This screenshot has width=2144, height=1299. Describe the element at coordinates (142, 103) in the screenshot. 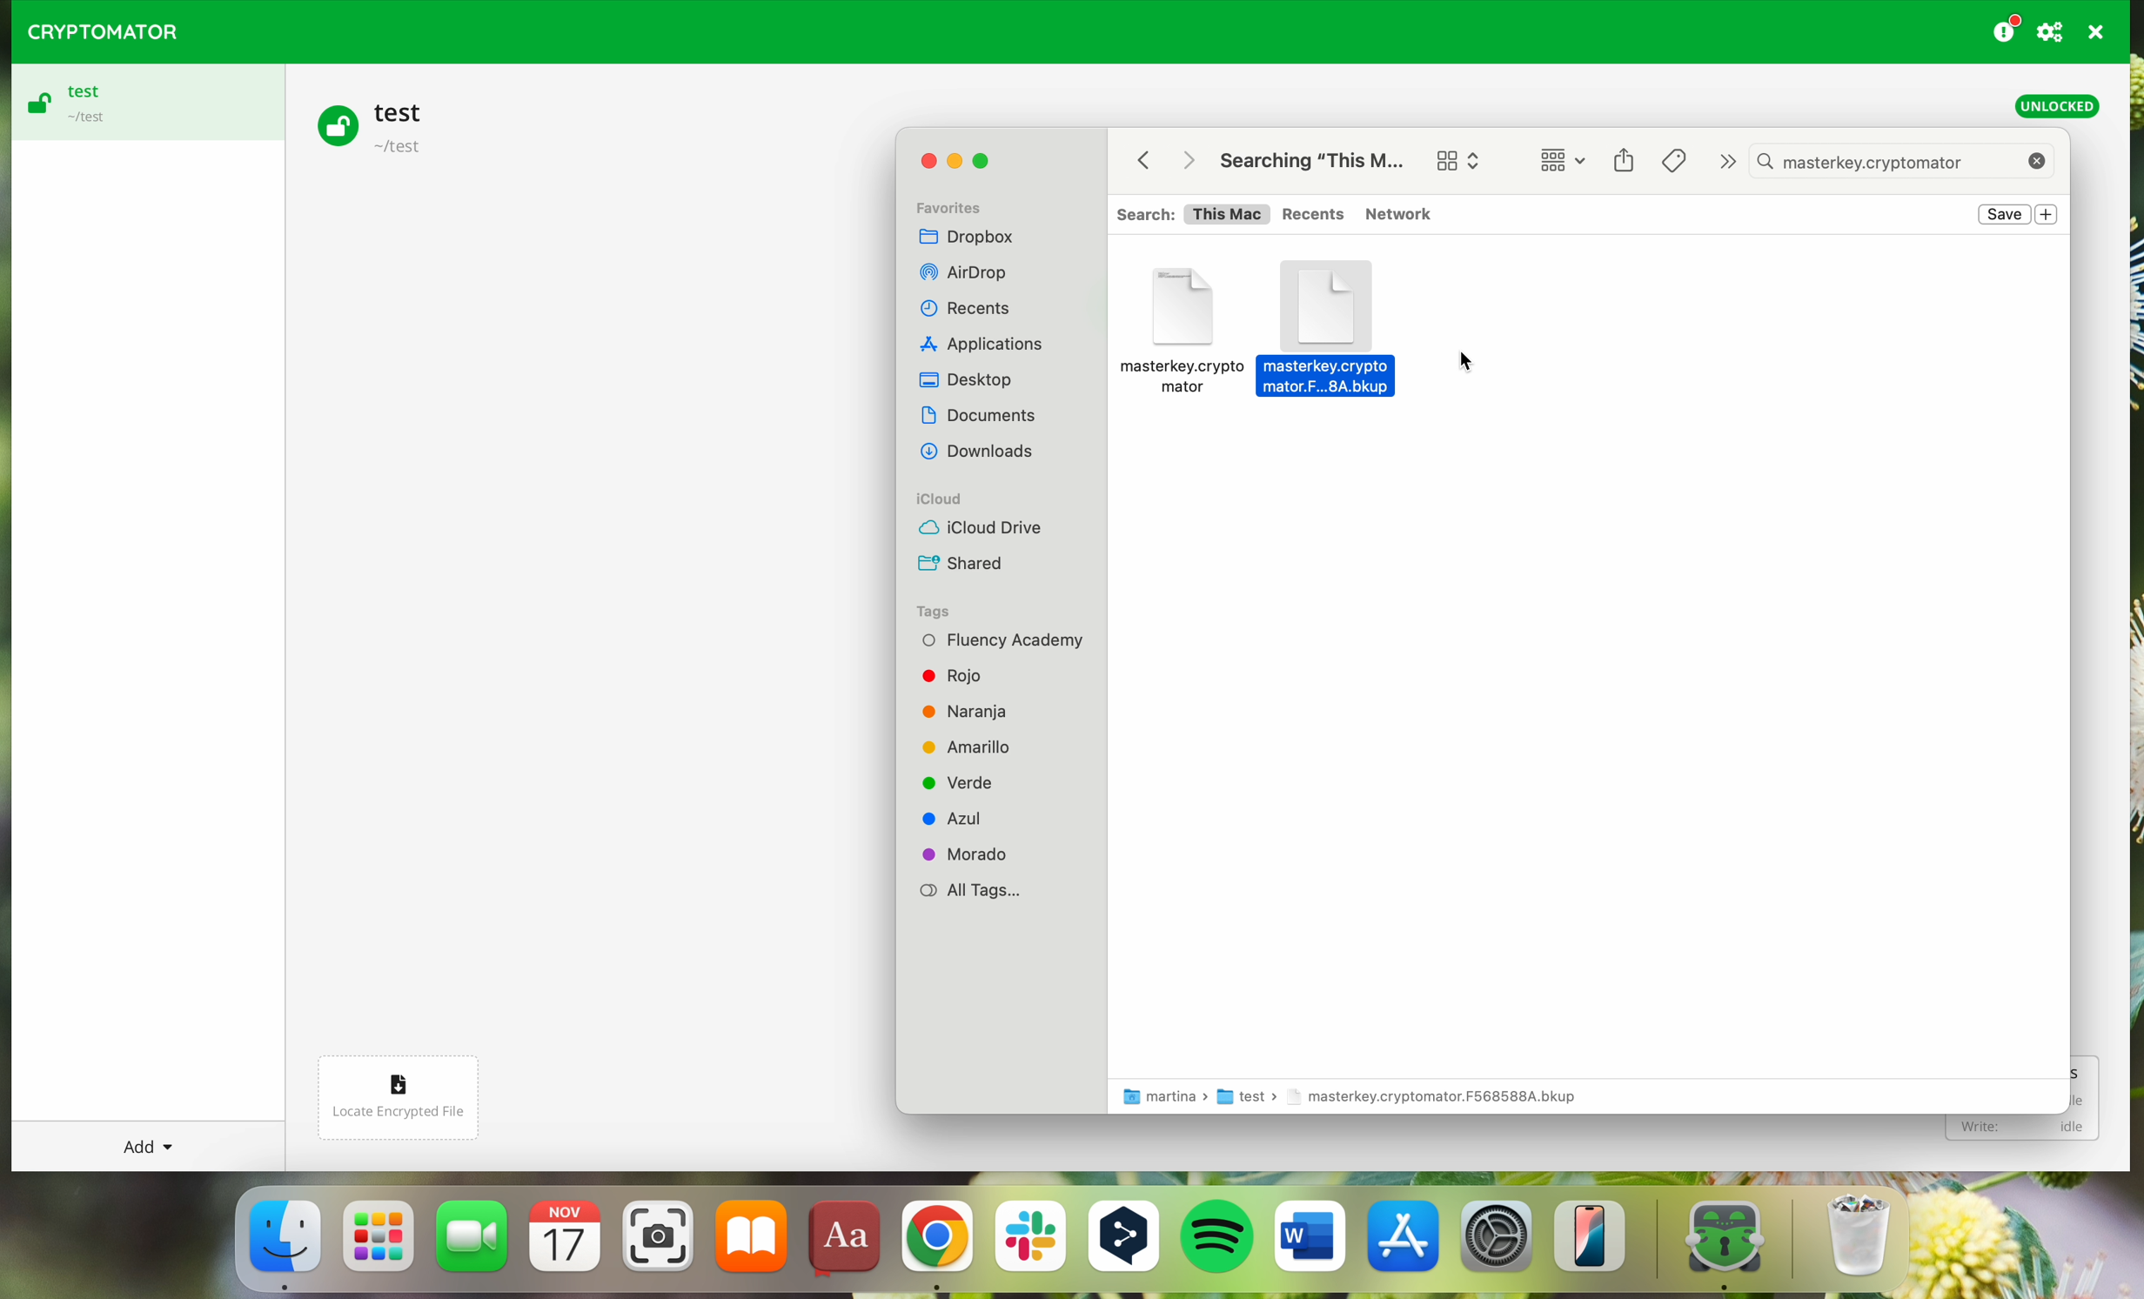

I see `test vault` at that location.